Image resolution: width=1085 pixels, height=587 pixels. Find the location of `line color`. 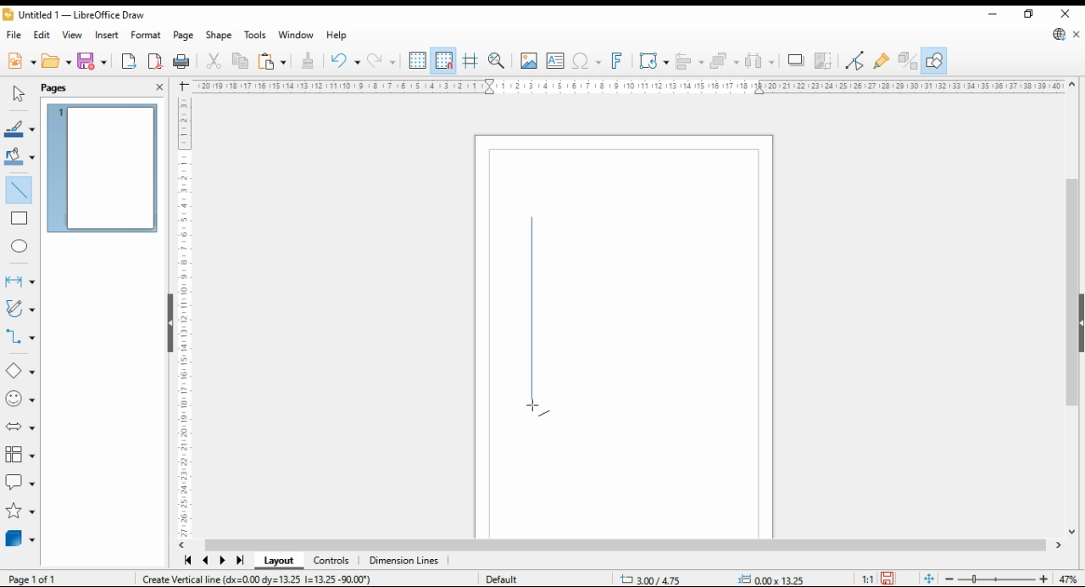

line color is located at coordinates (20, 129).